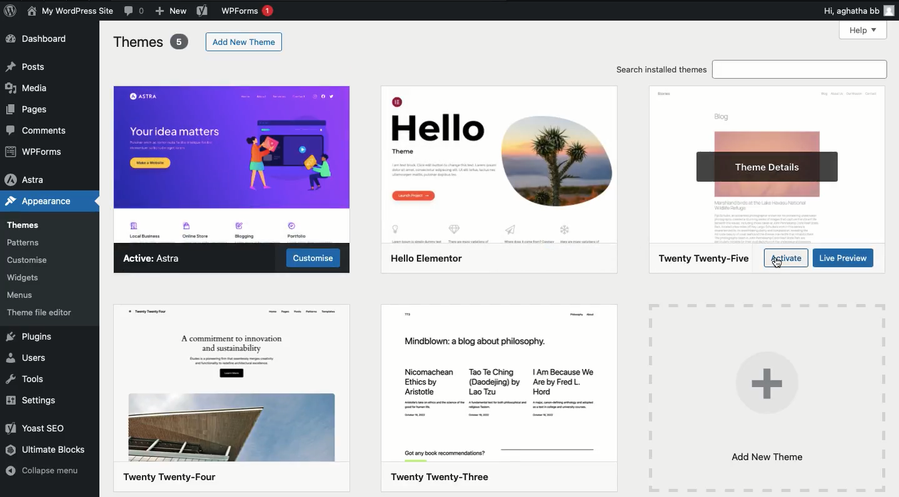 This screenshot has height=497, width=899. Describe the element at coordinates (864, 30) in the screenshot. I see `Help` at that location.